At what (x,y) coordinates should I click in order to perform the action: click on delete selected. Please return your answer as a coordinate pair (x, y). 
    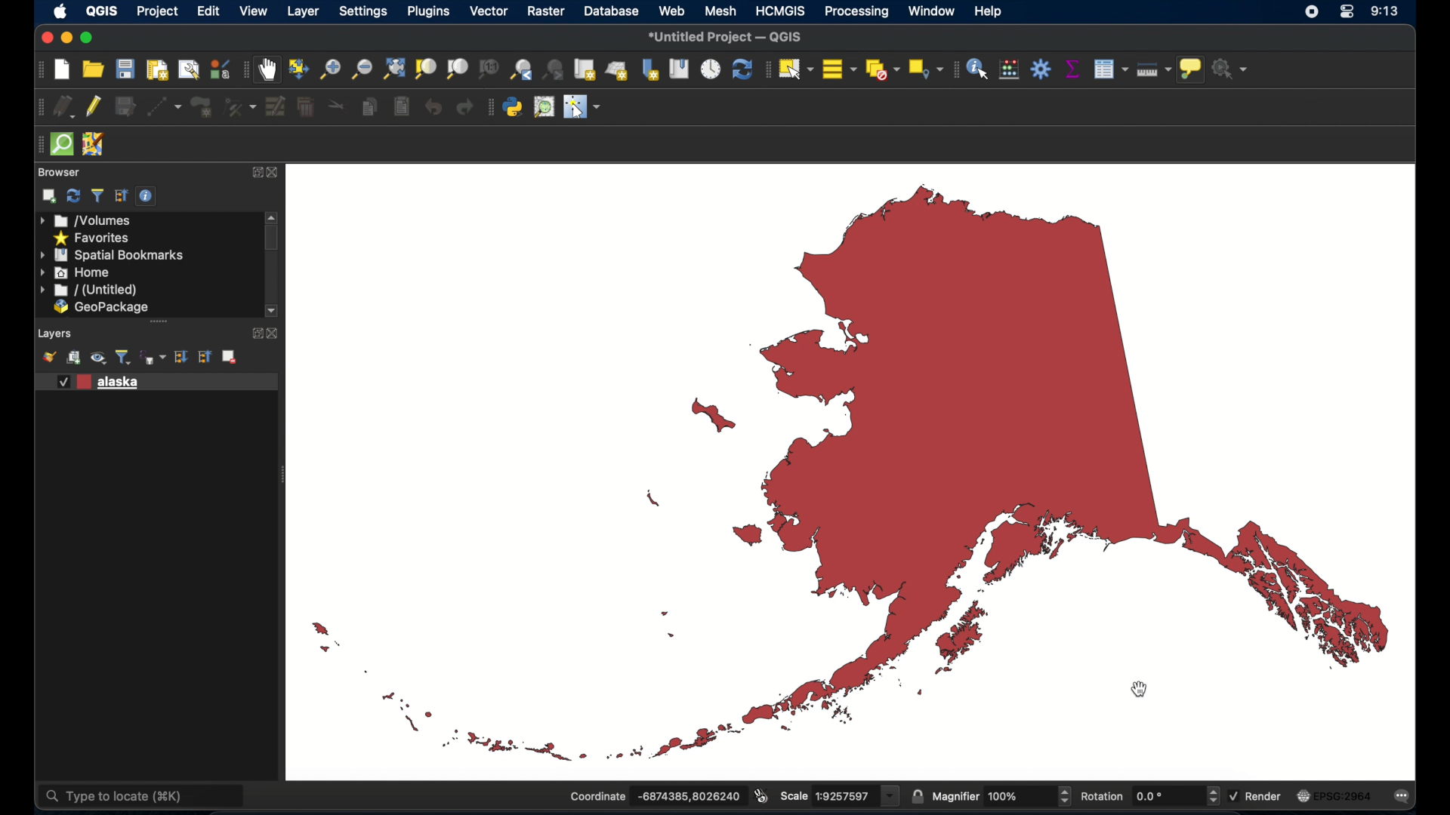
    Looking at the image, I should click on (306, 108).